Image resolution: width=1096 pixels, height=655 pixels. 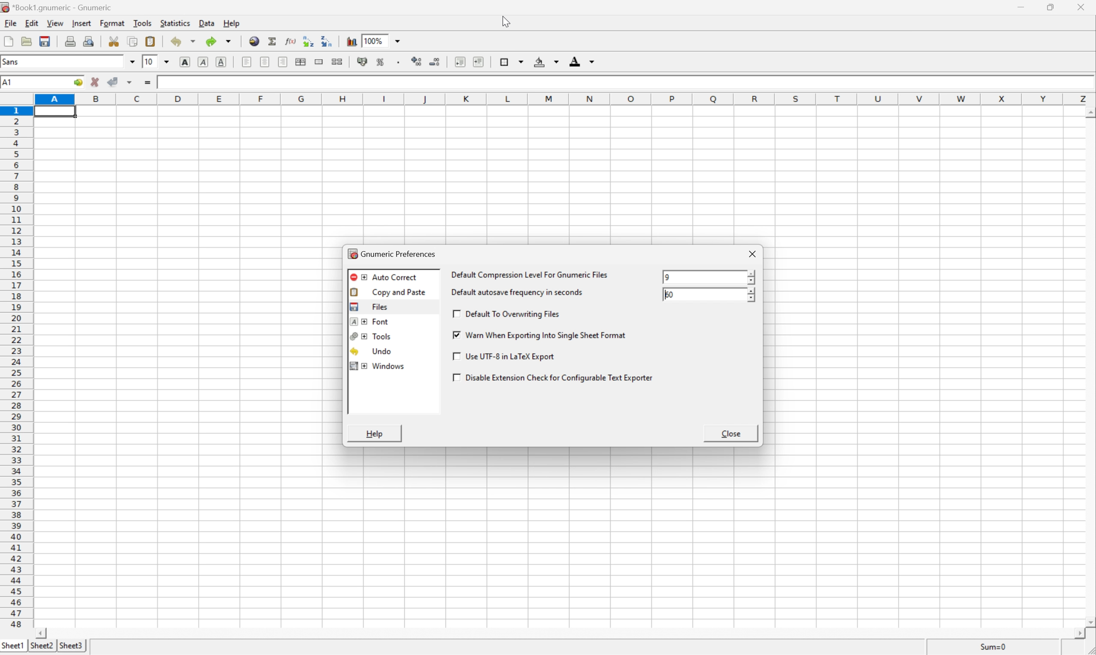 What do you see at coordinates (1071, 633) in the screenshot?
I see `scroll right` at bounding box center [1071, 633].